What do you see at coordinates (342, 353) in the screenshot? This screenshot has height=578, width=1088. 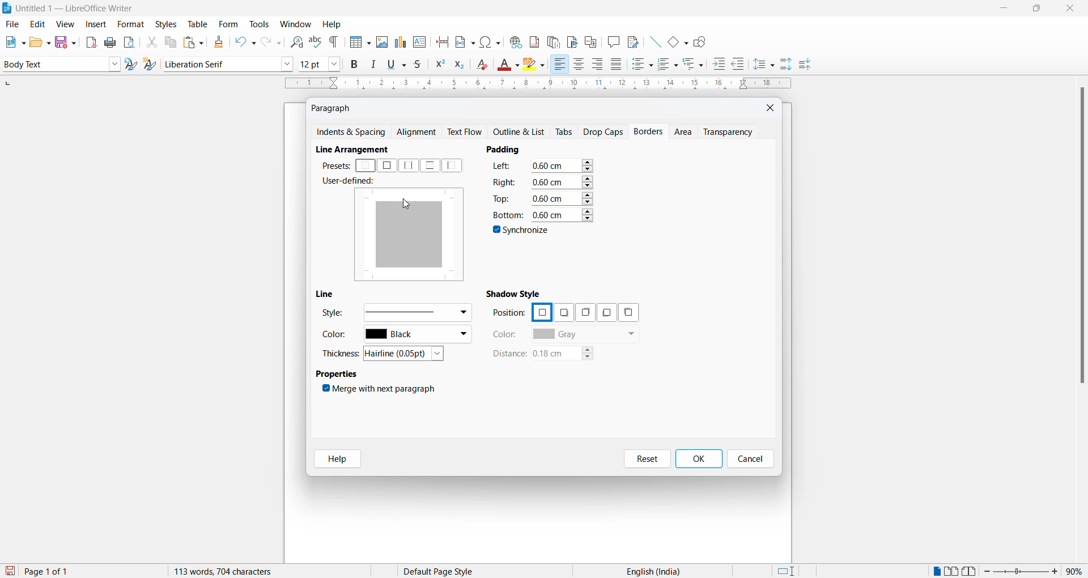 I see `thickness` at bounding box center [342, 353].